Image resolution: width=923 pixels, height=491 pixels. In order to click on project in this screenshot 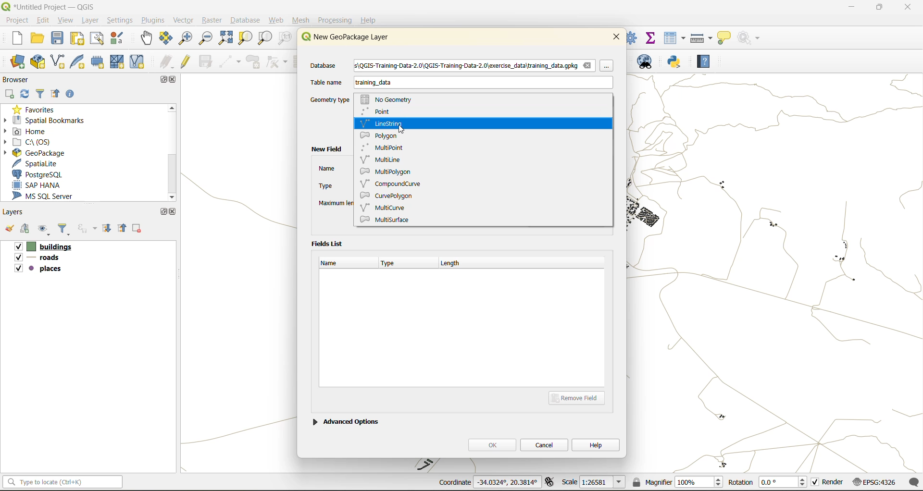, I will do `click(16, 20)`.